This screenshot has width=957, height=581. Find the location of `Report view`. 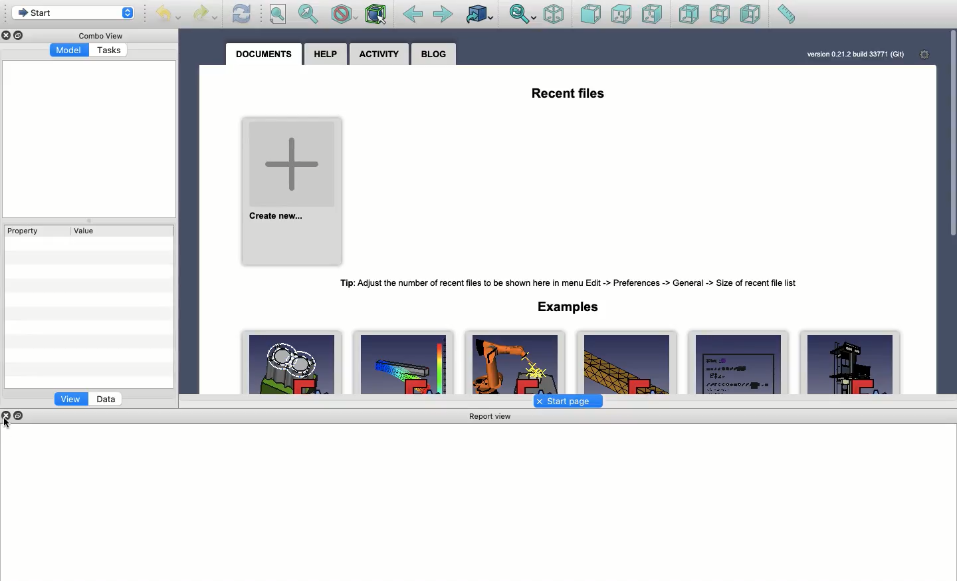

Report view is located at coordinates (490, 417).